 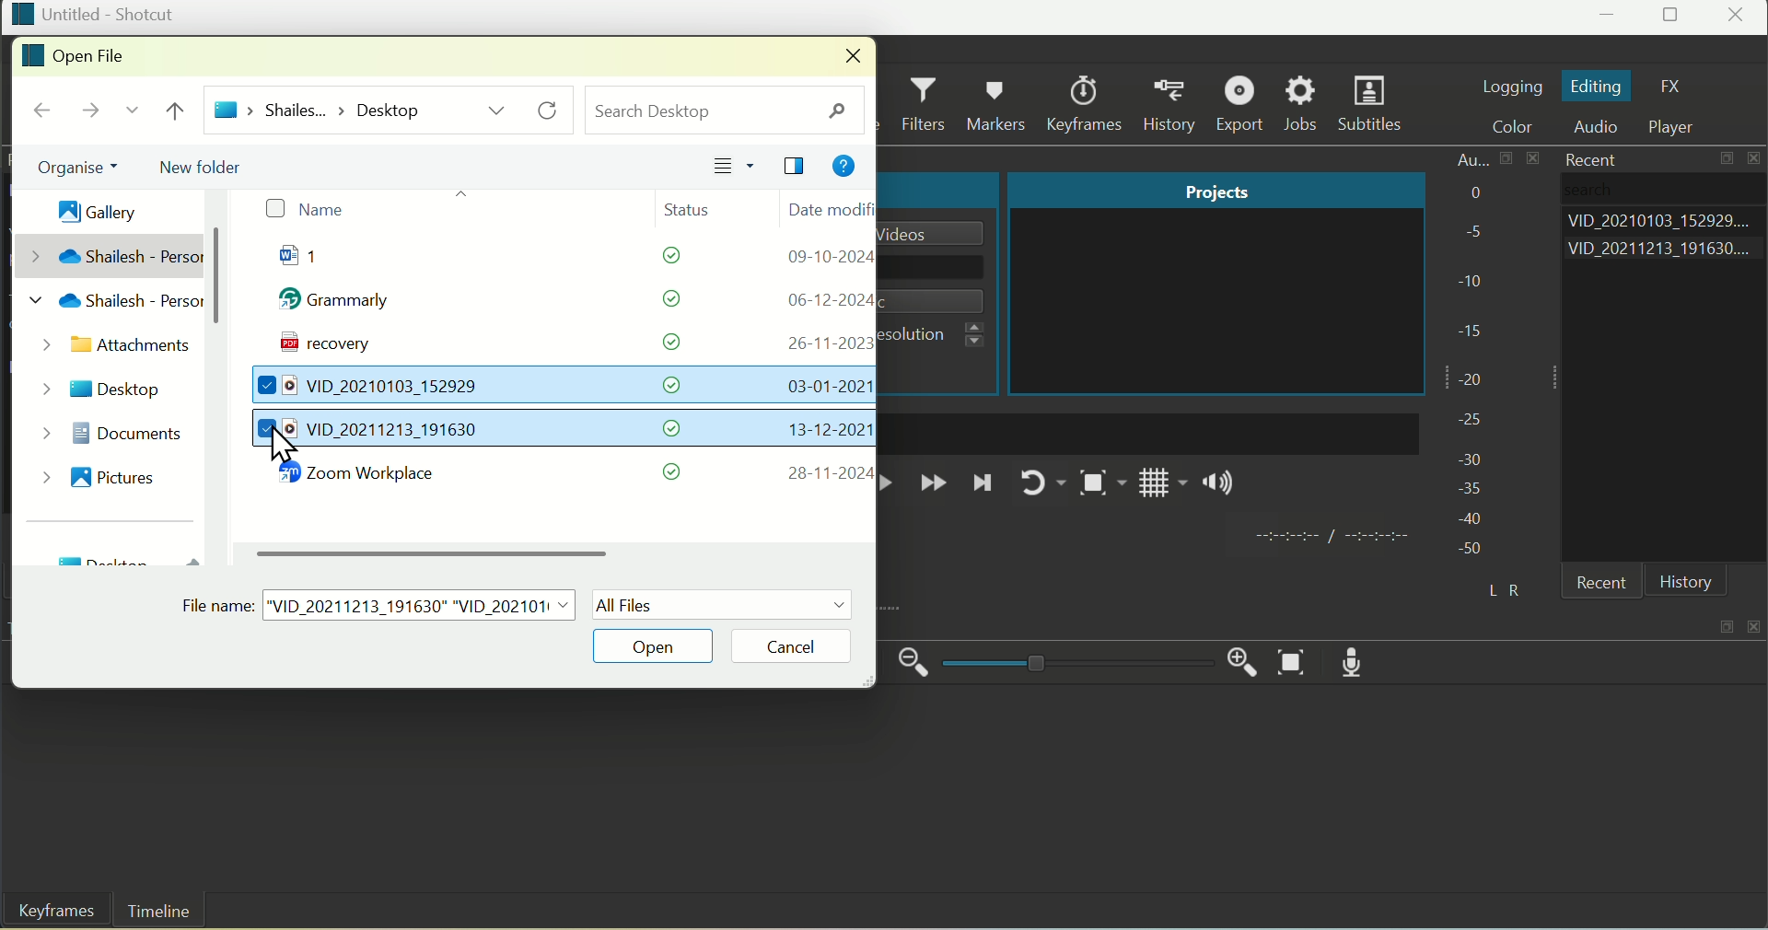 I want to click on Close, so click(x=1739, y=17).